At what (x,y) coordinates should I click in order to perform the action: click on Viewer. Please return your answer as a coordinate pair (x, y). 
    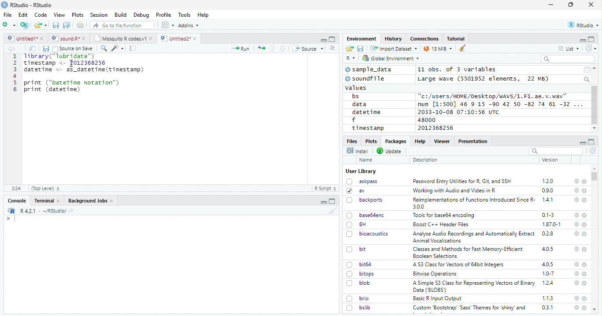
    Looking at the image, I should click on (442, 141).